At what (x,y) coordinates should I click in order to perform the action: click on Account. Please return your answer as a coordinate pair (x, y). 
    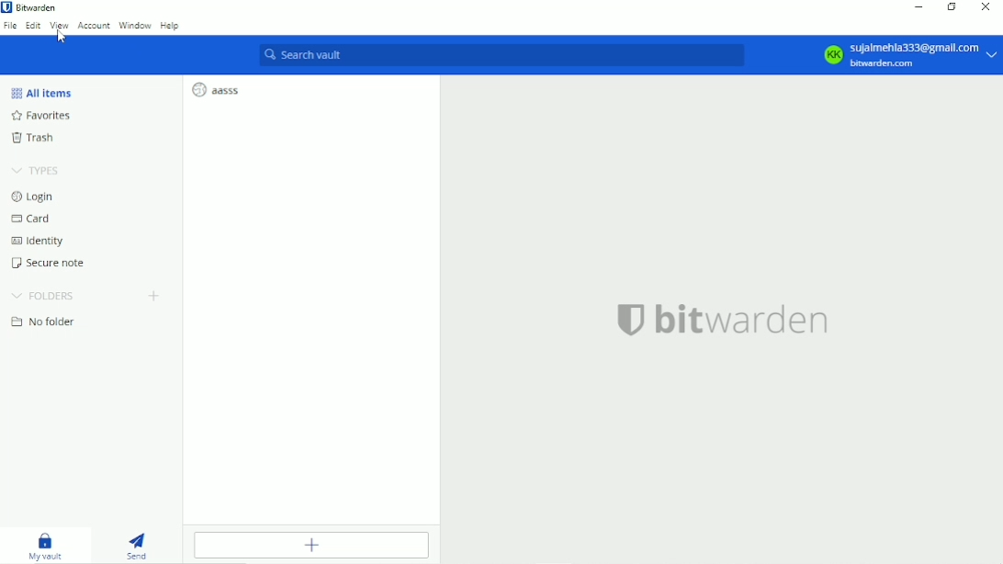
    Looking at the image, I should click on (94, 26).